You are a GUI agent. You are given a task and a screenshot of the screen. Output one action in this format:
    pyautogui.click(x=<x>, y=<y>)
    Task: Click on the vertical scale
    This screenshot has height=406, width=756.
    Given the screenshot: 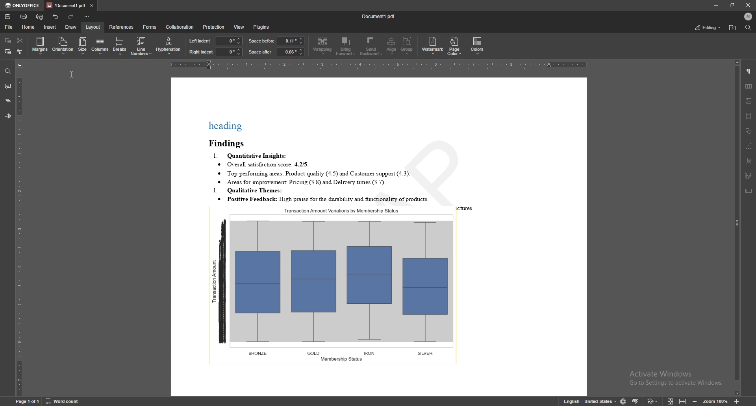 What is the action you would take?
    pyautogui.click(x=19, y=228)
    